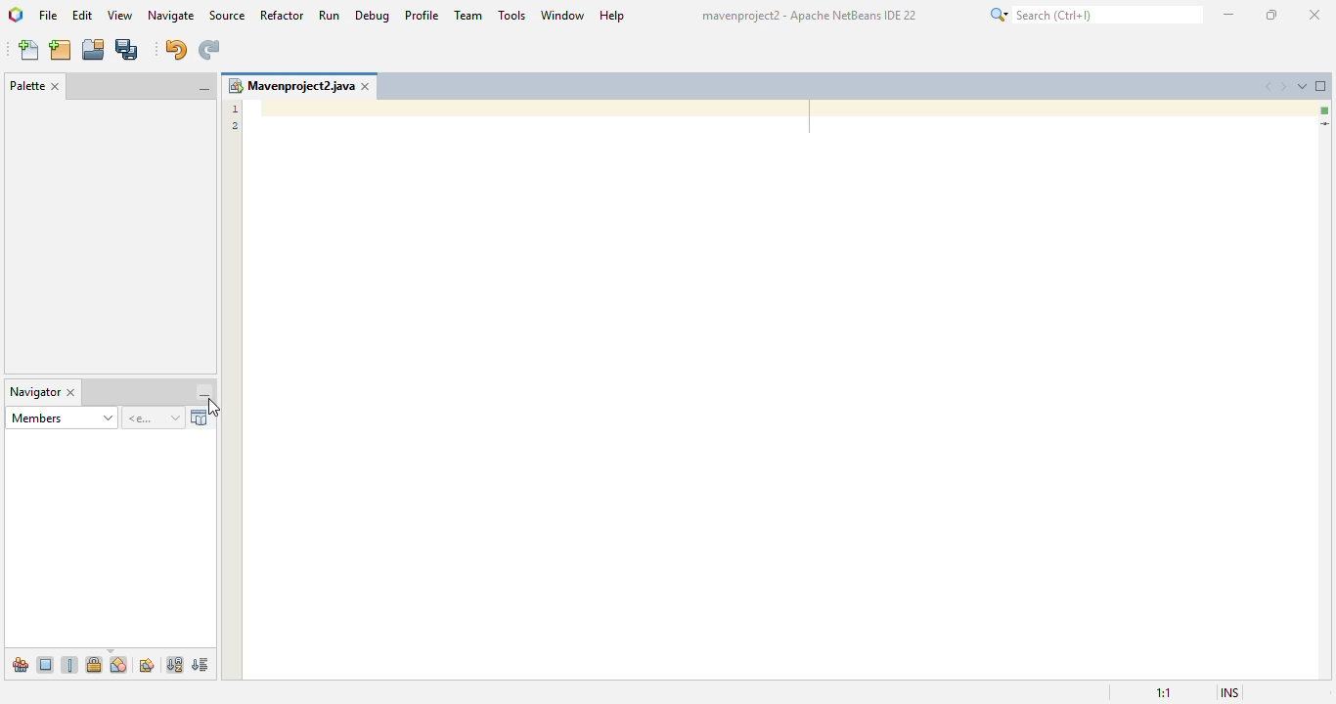 This screenshot has width=1336, height=704. I want to click on cursor, so click(214, 408).